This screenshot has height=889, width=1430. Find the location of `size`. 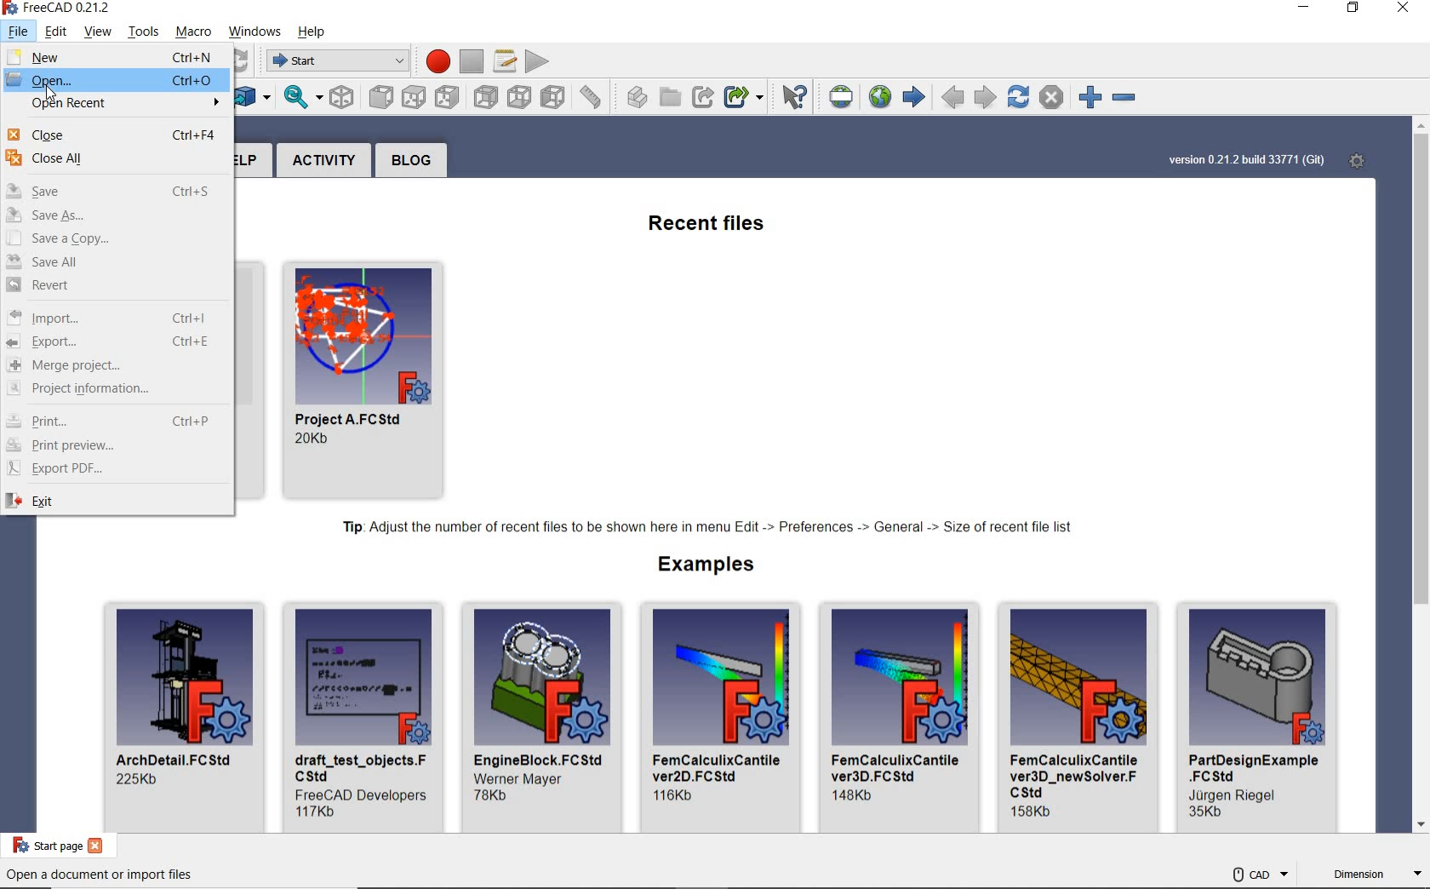

size is located at coordinates (317, 812).